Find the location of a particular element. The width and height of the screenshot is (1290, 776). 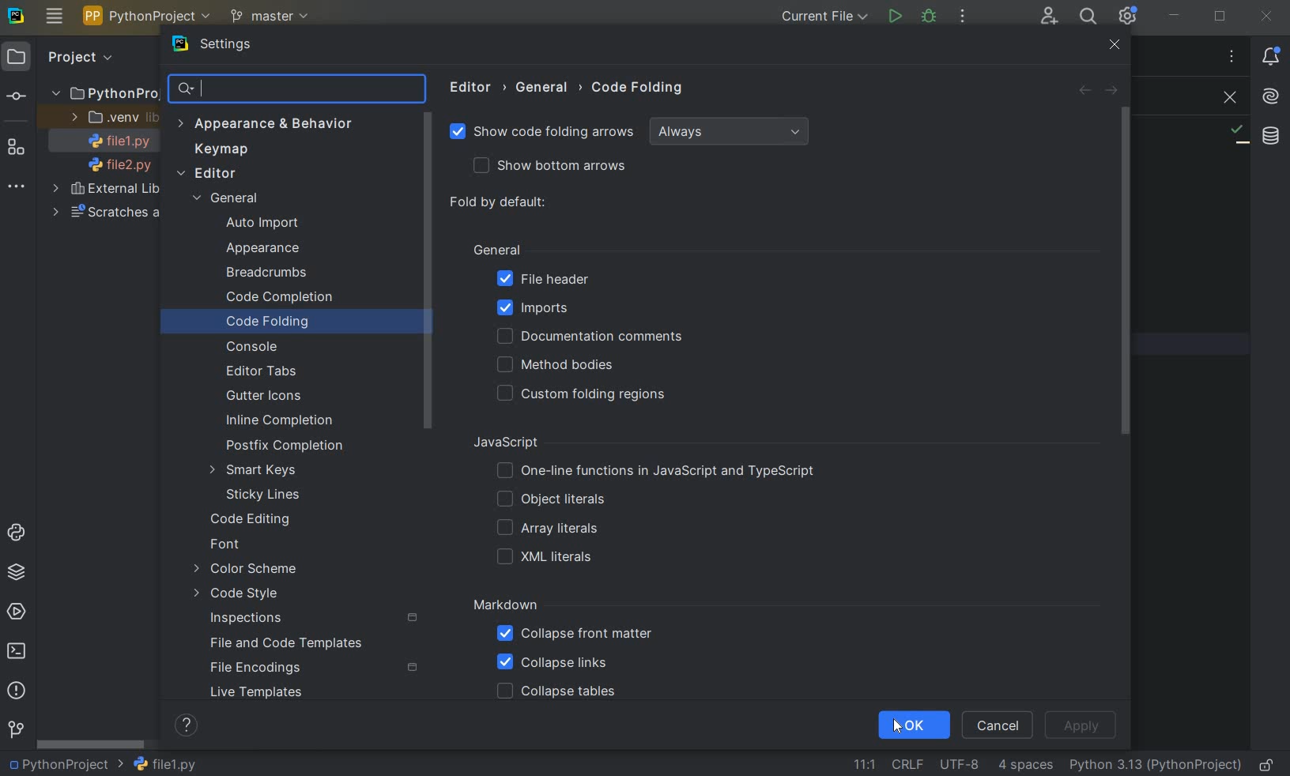

OBJECT LITERALS is located at coordinates (548, 500).